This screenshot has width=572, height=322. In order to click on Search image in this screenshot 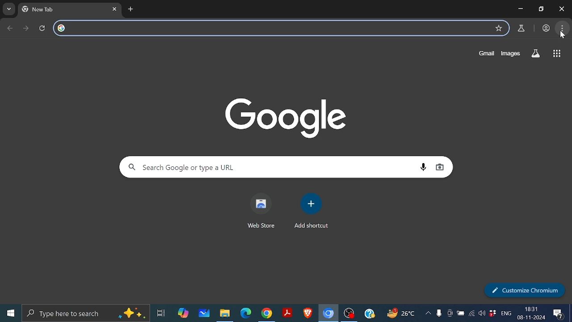, I will do `click(440, 167)`.